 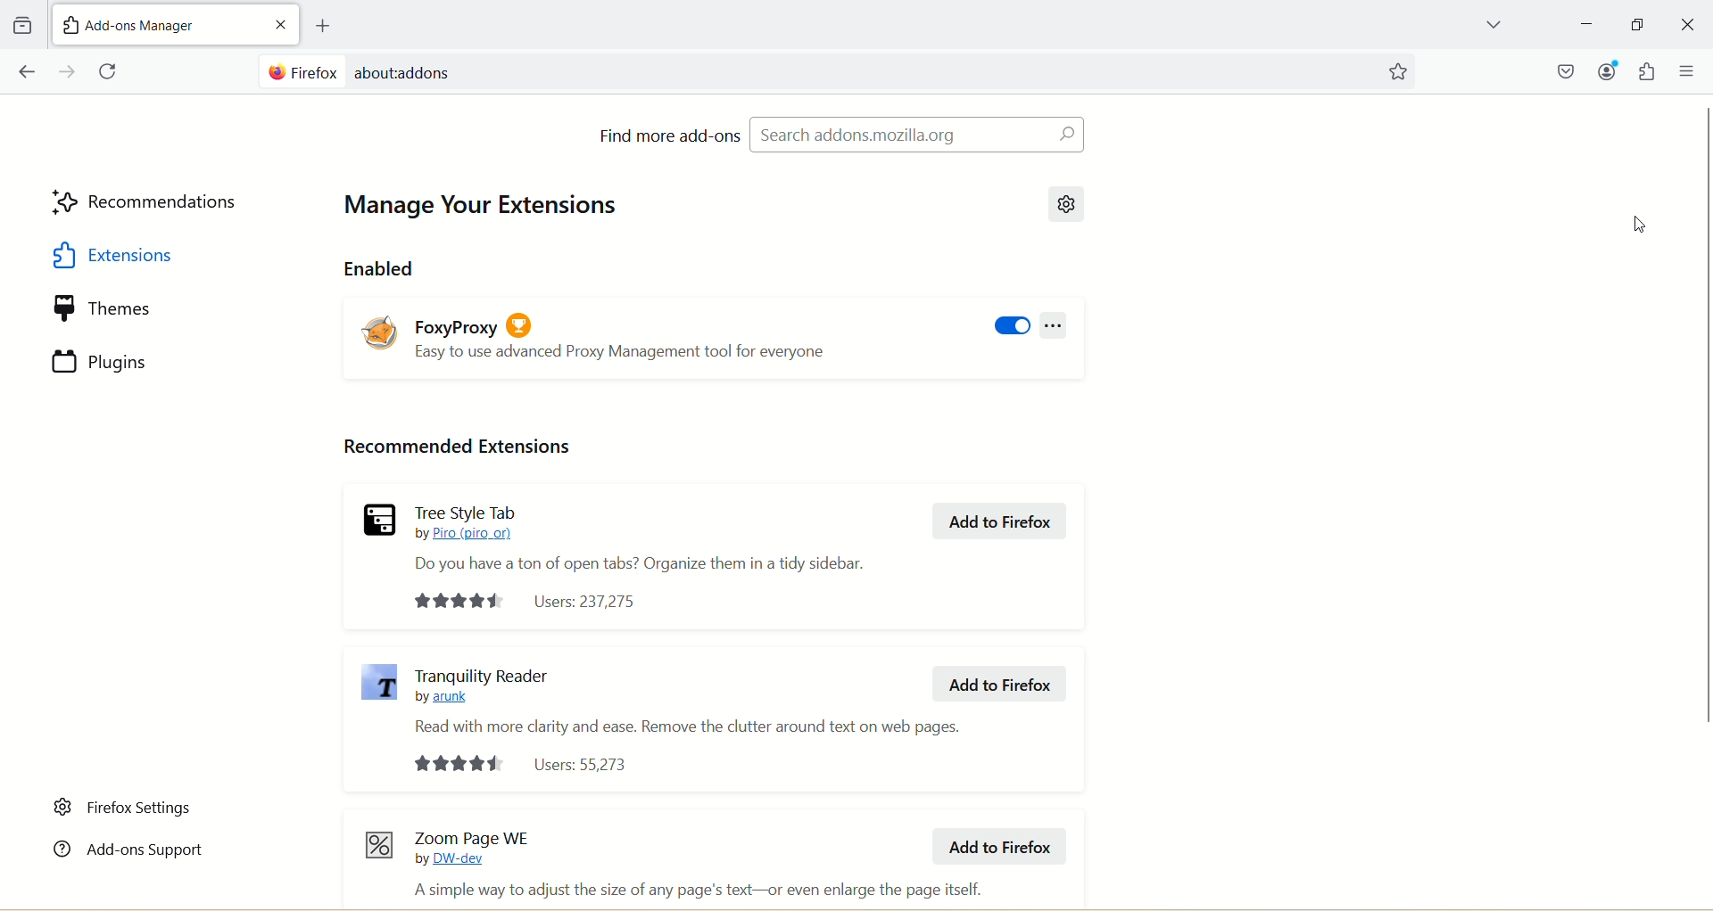 I want to click on More, so click(x=1688, y=70).